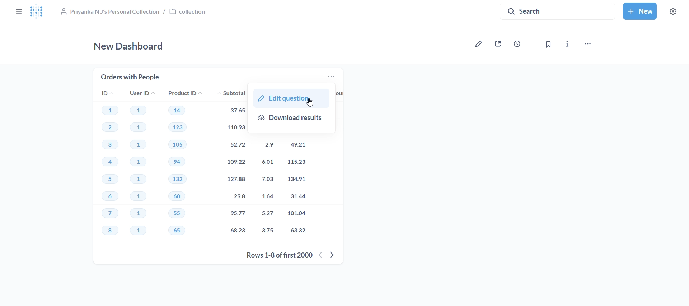  What do you see at coordinates (558, 10) in the screenshot?
I see `search` at bounding box center [558, 10].